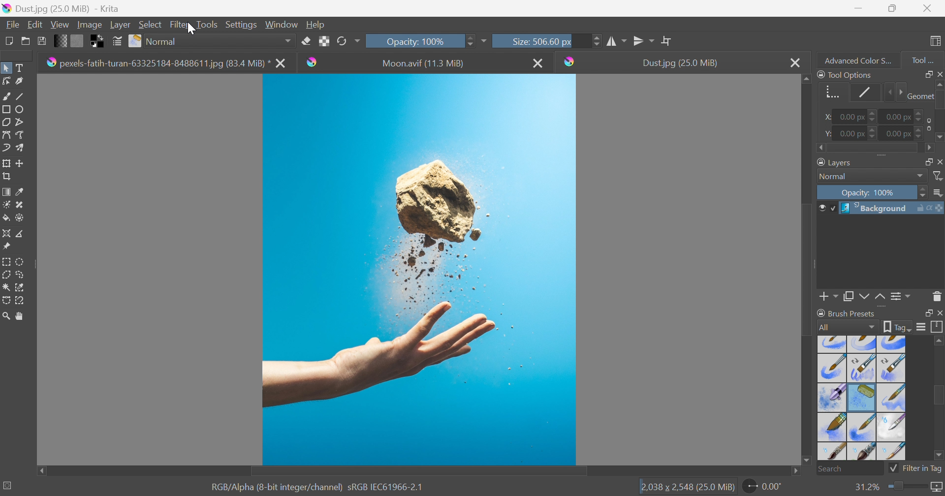 Image resolution: width=945 pixels, height=496 pixels. I want to click on 31.2%, so click(866, 487).